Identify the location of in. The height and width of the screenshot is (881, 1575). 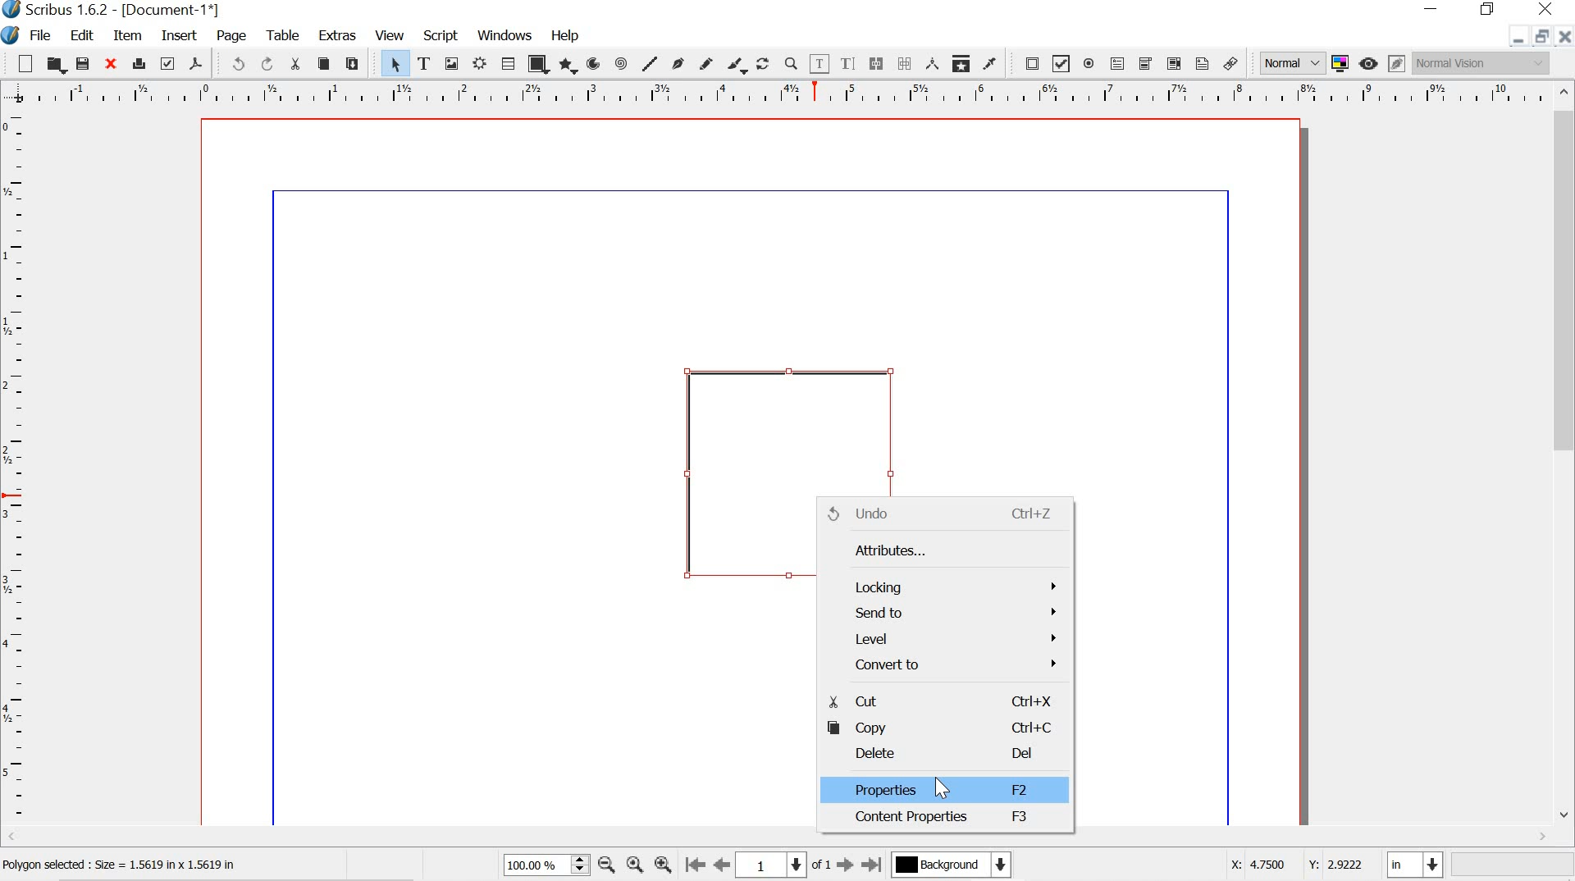
(1416, 865).